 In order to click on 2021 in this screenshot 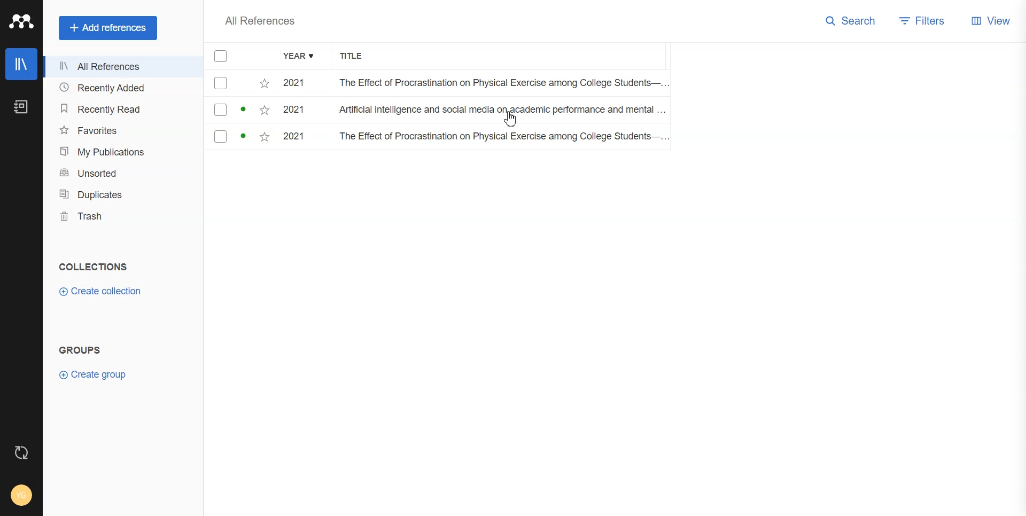, I will do `click(298, 83)`.